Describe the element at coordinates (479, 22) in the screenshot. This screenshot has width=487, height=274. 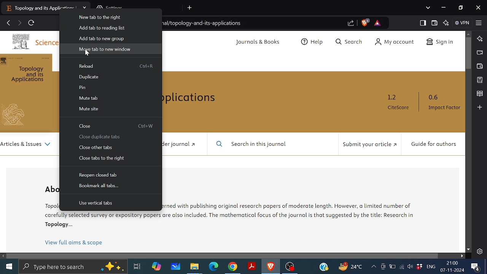
I see `Customize and control brave` at that location.